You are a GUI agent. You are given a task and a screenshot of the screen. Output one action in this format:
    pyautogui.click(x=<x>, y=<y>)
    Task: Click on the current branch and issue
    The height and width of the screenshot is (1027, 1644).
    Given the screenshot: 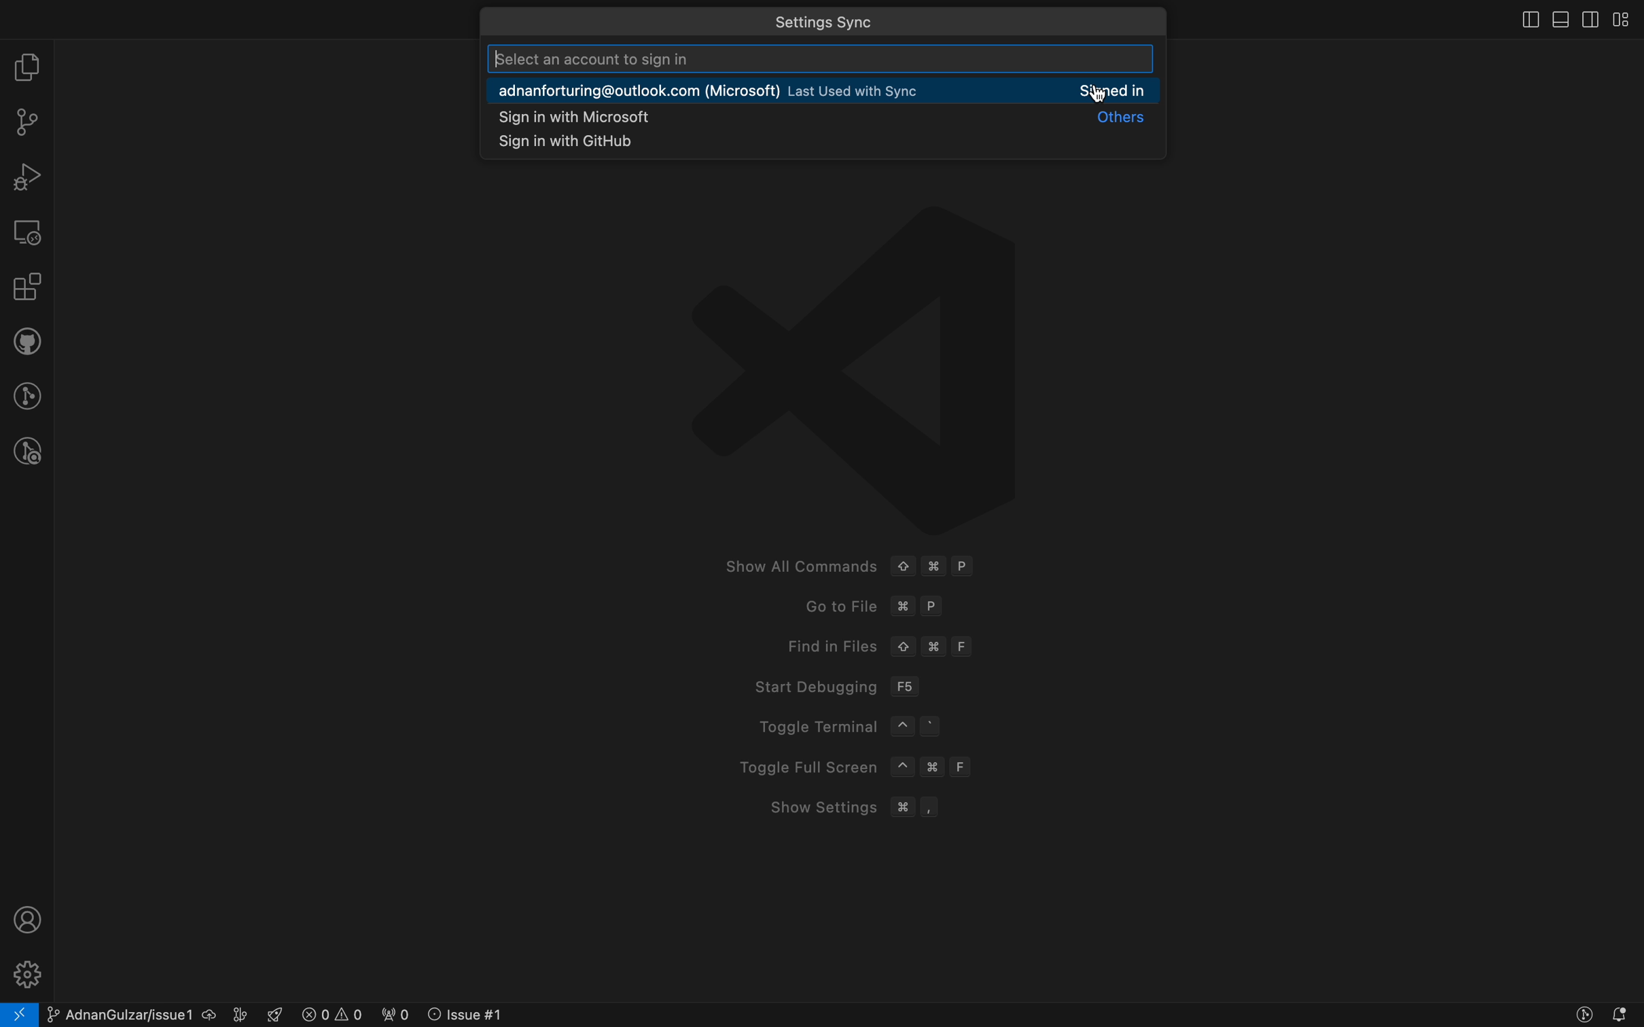 What is the action you would take?
    pyautogui.click(x=149, y=1013)
    